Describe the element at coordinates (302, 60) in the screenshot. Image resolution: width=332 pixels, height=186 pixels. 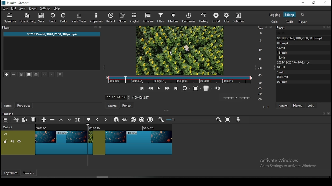
I see `9871915-uhdl 3840_2160_30fps.mp4.
001mp4.
amit
mit
mit
2024-12-25 15-49-08.mpd.
| otmit
mit
000T.mit
o0tmit` at that location.